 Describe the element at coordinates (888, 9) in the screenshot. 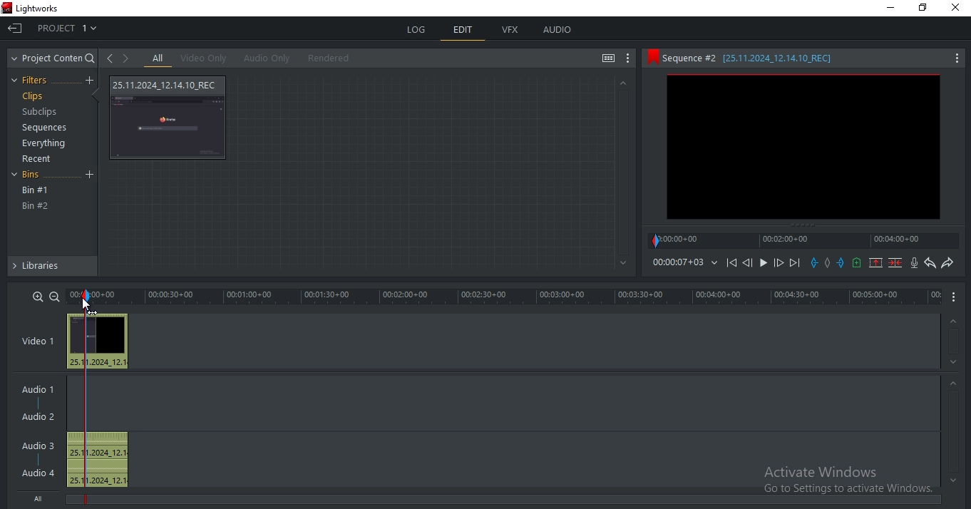

I see `Minimize` at that location.